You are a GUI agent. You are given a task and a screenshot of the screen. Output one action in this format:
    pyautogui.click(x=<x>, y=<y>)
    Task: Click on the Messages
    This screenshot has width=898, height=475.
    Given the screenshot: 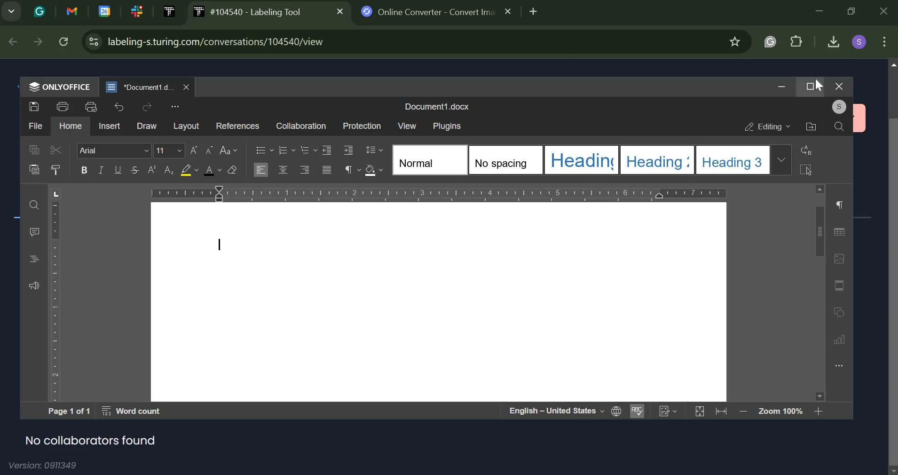 What is the action you would take?
    pyautogui.click(x=34, y=232)
    